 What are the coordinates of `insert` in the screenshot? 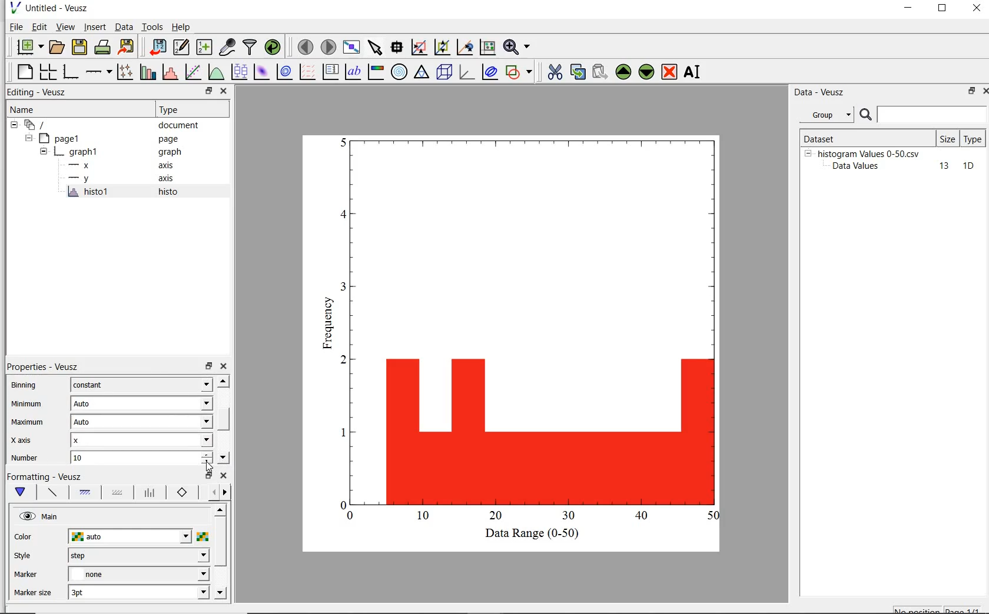 It's located at (95, 27).